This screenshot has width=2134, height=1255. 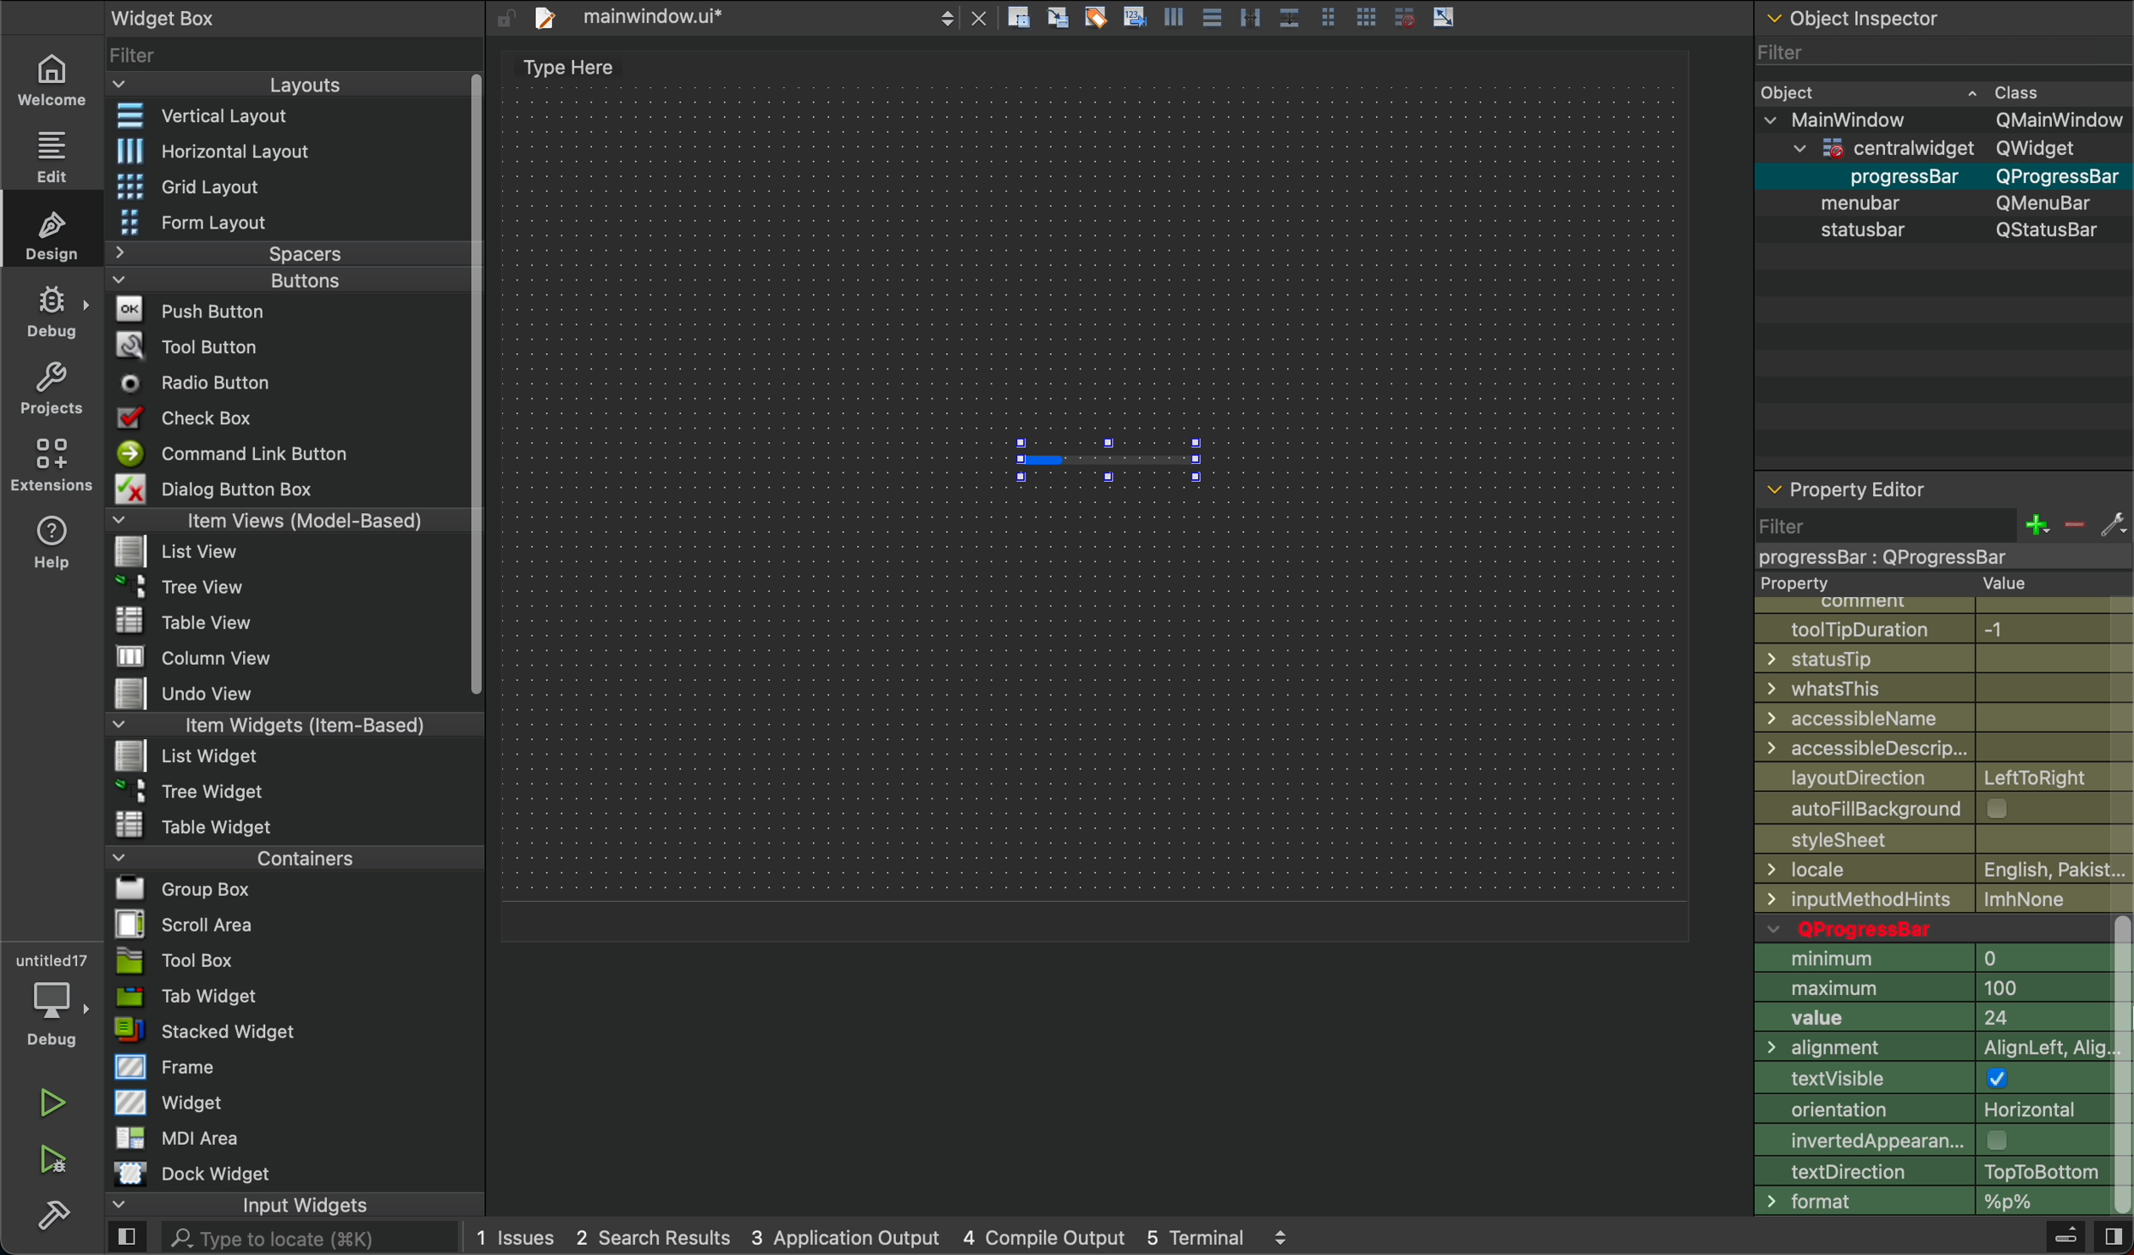 I want to click on Form Layout, so click(x=214, y=223).